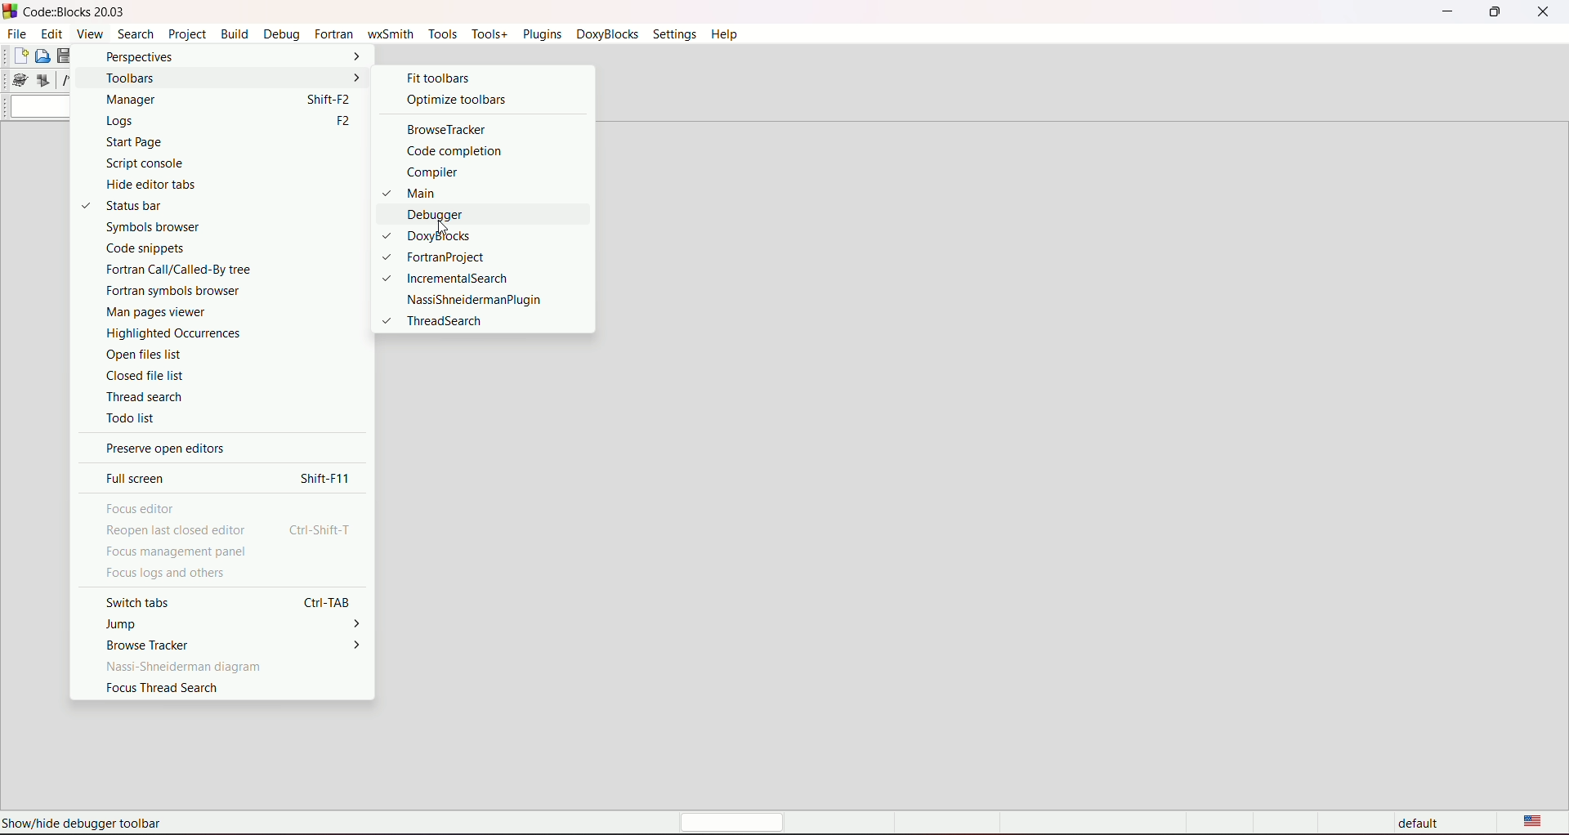 This screenshot has width=1569, height=835. I want to click on preserve open editors, so click(164, 449).